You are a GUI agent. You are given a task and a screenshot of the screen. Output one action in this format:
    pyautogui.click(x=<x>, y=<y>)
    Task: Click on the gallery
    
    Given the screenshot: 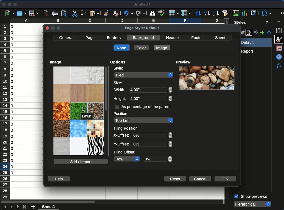 What is the action you would take?
    pyautogui.click(x=280, y=48)
    